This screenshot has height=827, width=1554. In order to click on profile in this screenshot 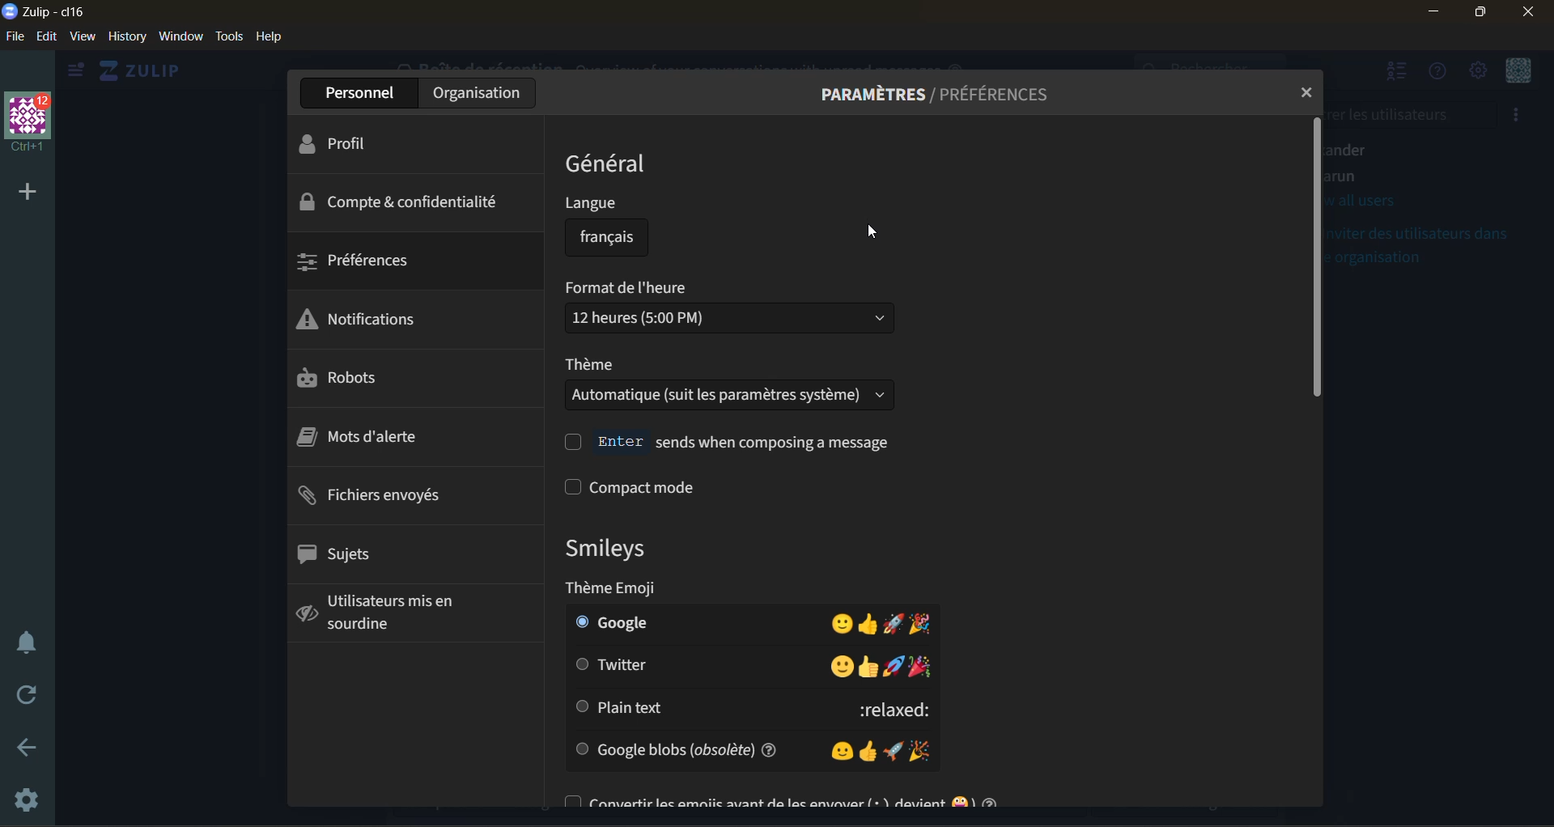, I will do `click(359, 139)`.